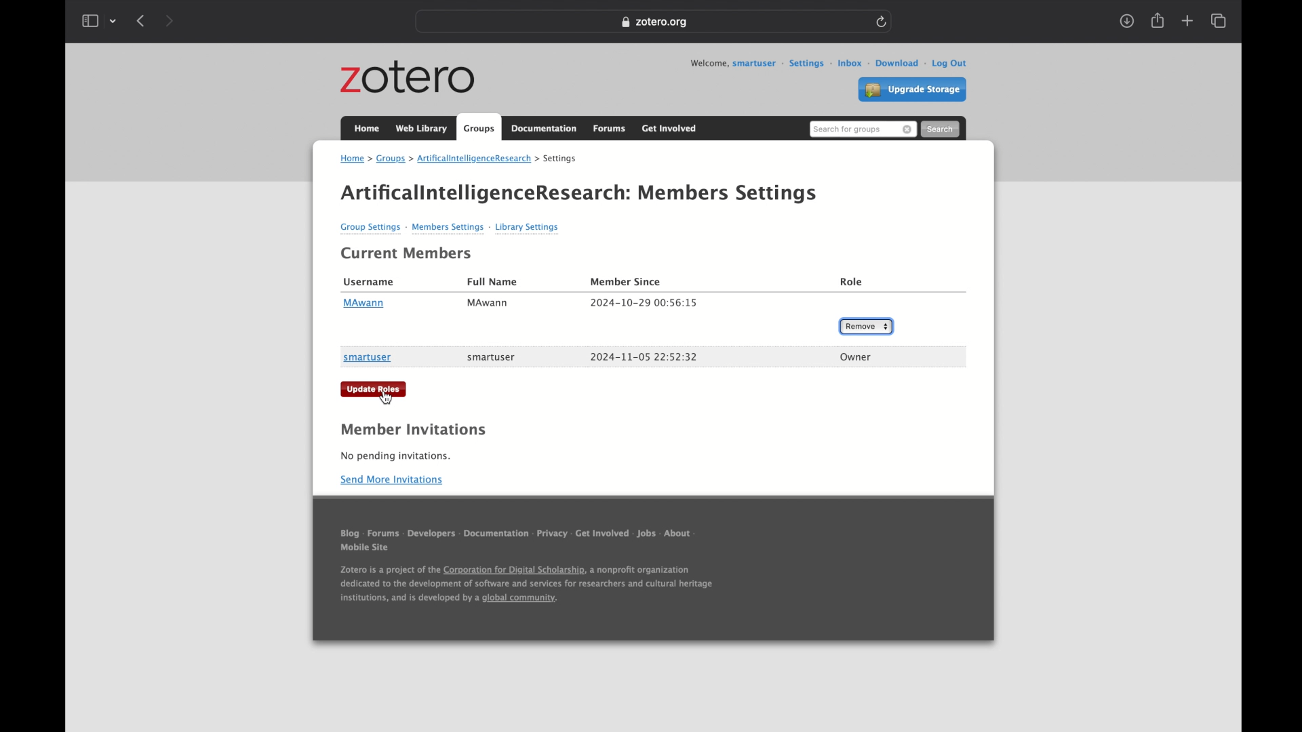 The height and width of the screenshot is (732, 1302). What do you see at coordinates (407, 253) in the screenshot?
I see `current members` at bounding box center [407, 253].